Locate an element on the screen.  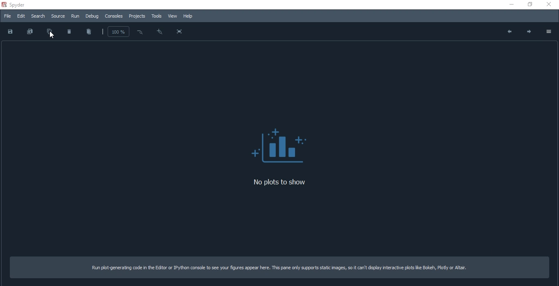
source is located at coordinates (59, 16).